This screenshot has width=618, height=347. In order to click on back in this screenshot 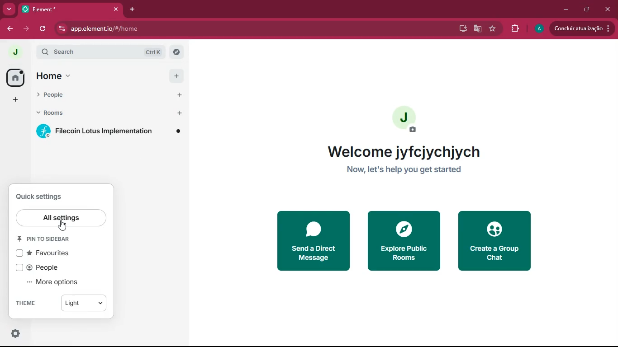, I will do `click(9, 30)`.